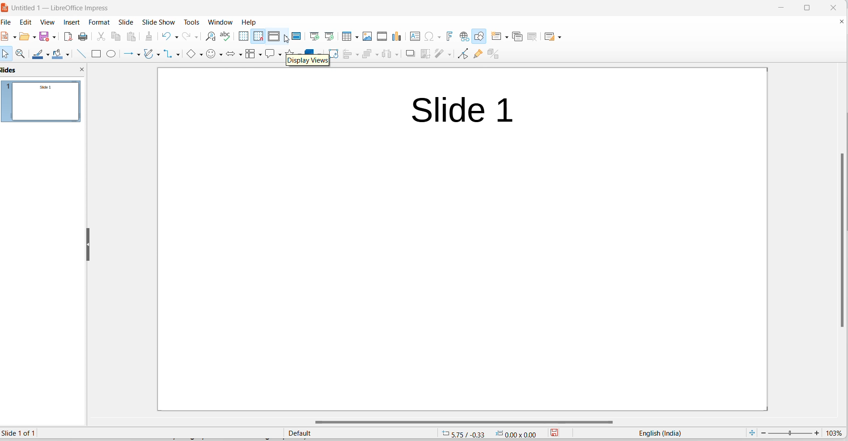 The height and width of the screenshot is (441, 848). Describe the element at coordinates (482, 212) in the screenshot. I see `canvas` at that location.